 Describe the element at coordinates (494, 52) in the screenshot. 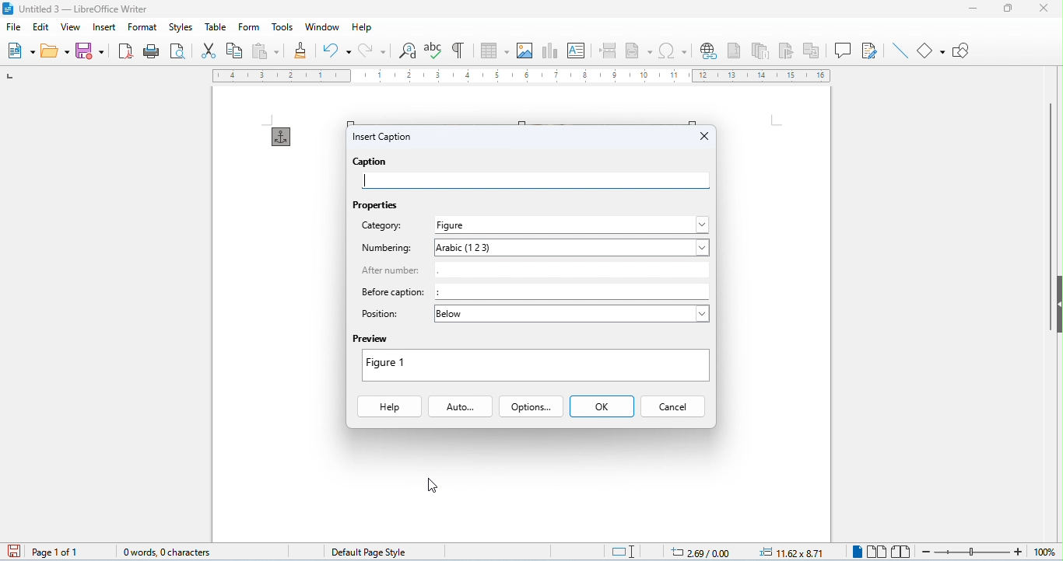

I see `table` at that location.